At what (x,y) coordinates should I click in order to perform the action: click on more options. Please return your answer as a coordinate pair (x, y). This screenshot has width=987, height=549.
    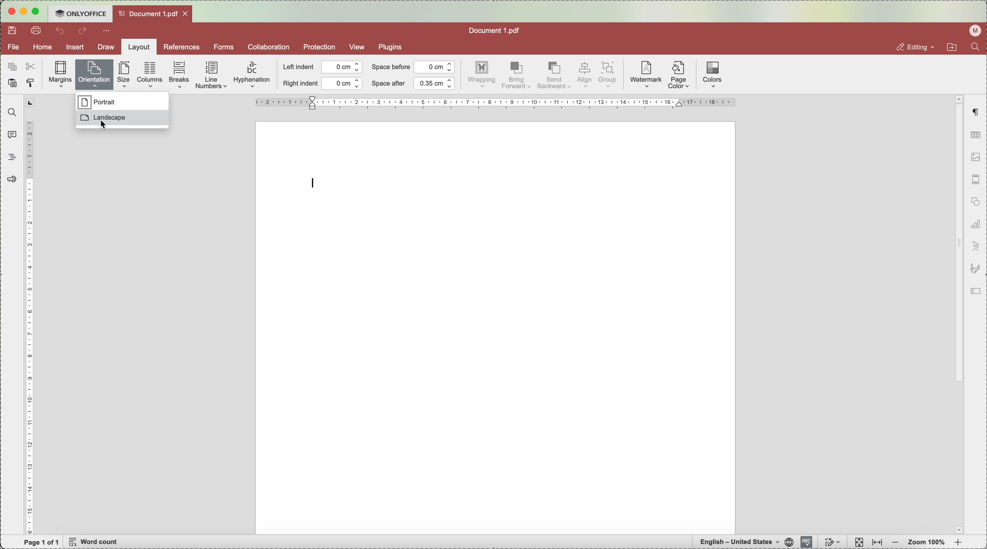
    Looking at the image, I should click on (108, 31).